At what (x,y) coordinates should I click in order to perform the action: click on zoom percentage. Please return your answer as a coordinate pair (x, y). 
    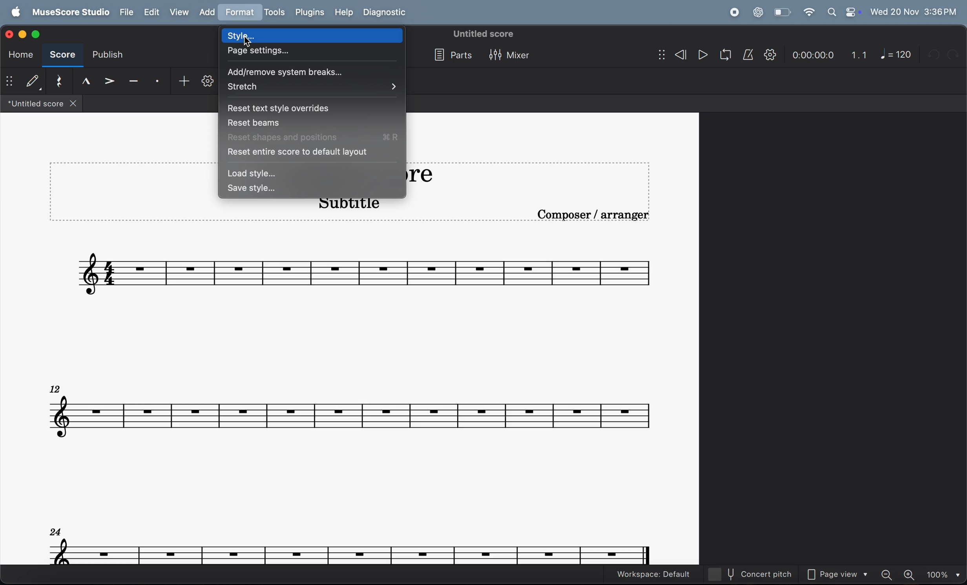
    Looking at the image, I should click on (942, 574).